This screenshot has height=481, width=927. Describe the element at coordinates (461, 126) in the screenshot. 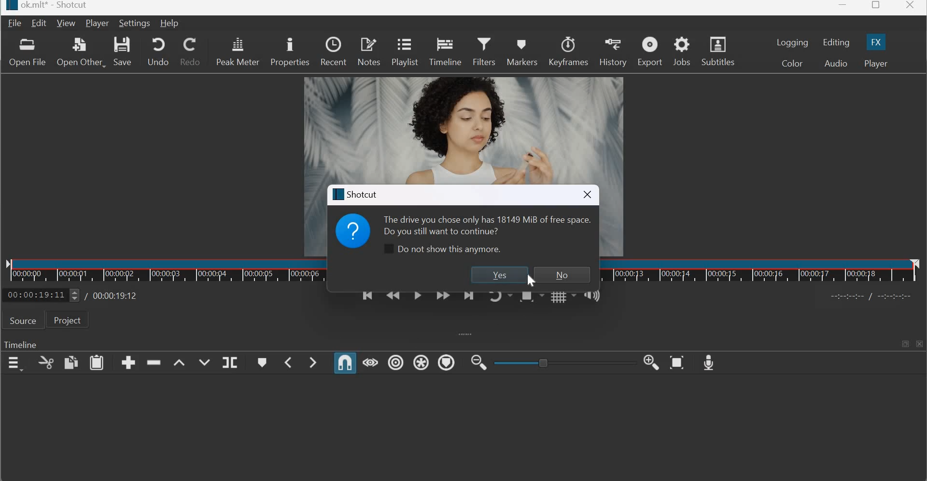

I see `Canvas` at that location.